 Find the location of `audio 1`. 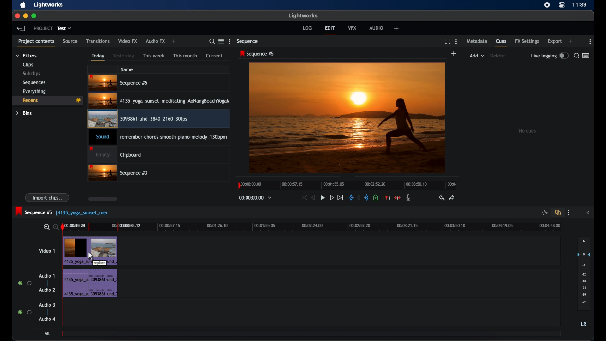

audio 1 is located at coordinates (47, 276).